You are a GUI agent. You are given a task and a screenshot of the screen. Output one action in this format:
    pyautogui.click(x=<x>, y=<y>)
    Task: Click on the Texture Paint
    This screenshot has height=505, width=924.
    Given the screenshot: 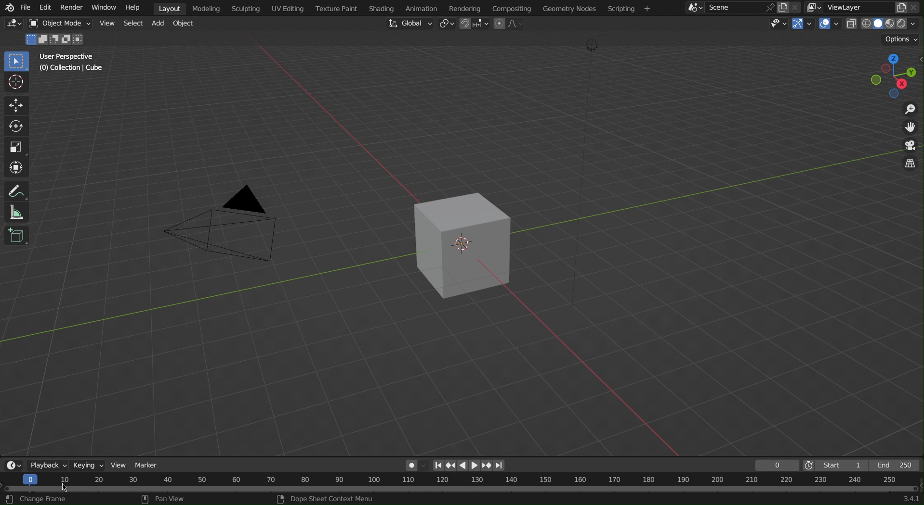 What is the action you would take?
    pyautogui.click(x=334, y=8)
    